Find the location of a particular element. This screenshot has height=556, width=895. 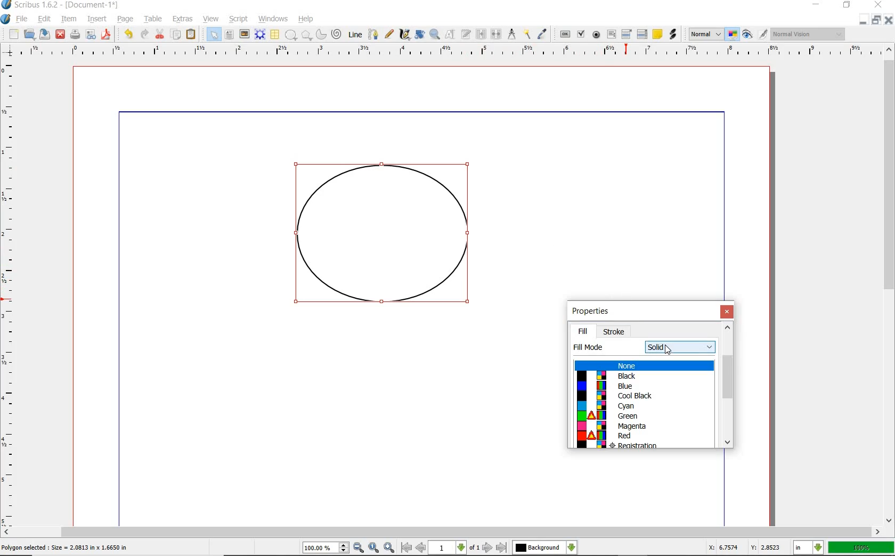

ZOOM IN OR OUT is located at coordinates (434, 35).